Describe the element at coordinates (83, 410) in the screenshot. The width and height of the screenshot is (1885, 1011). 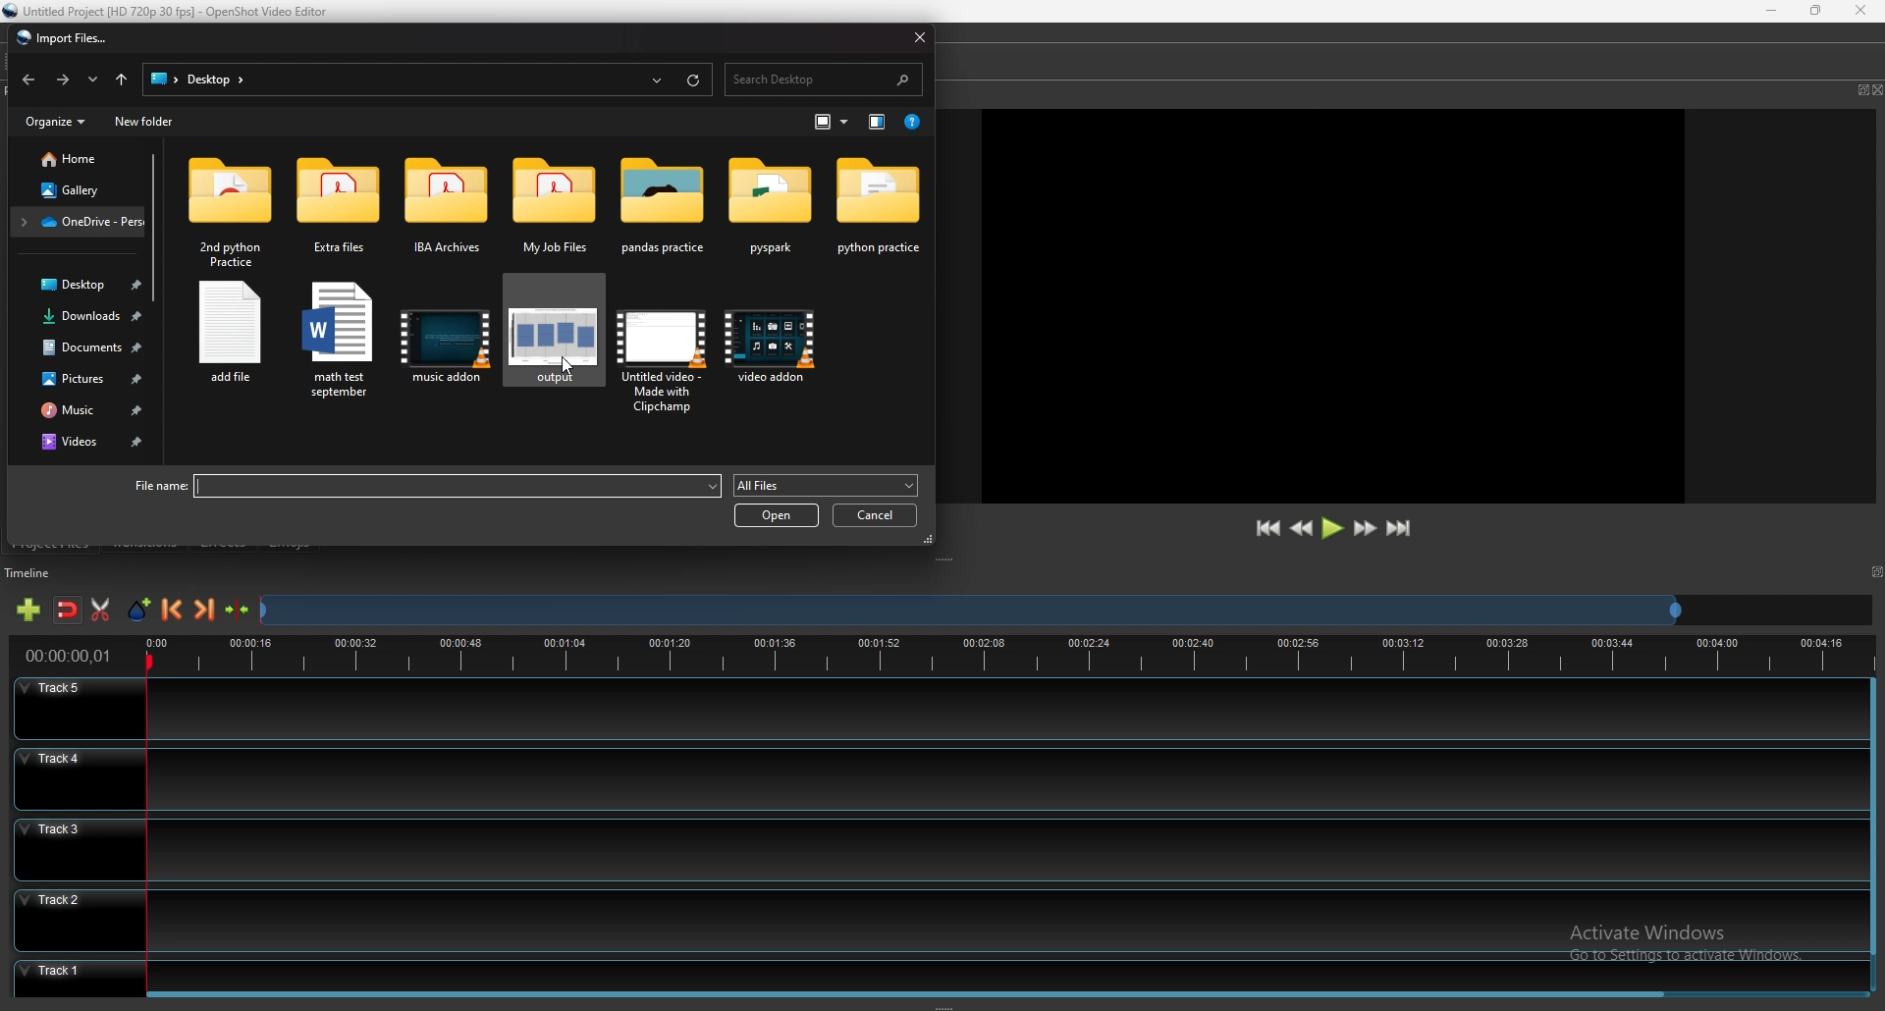
I see `music` at that location.